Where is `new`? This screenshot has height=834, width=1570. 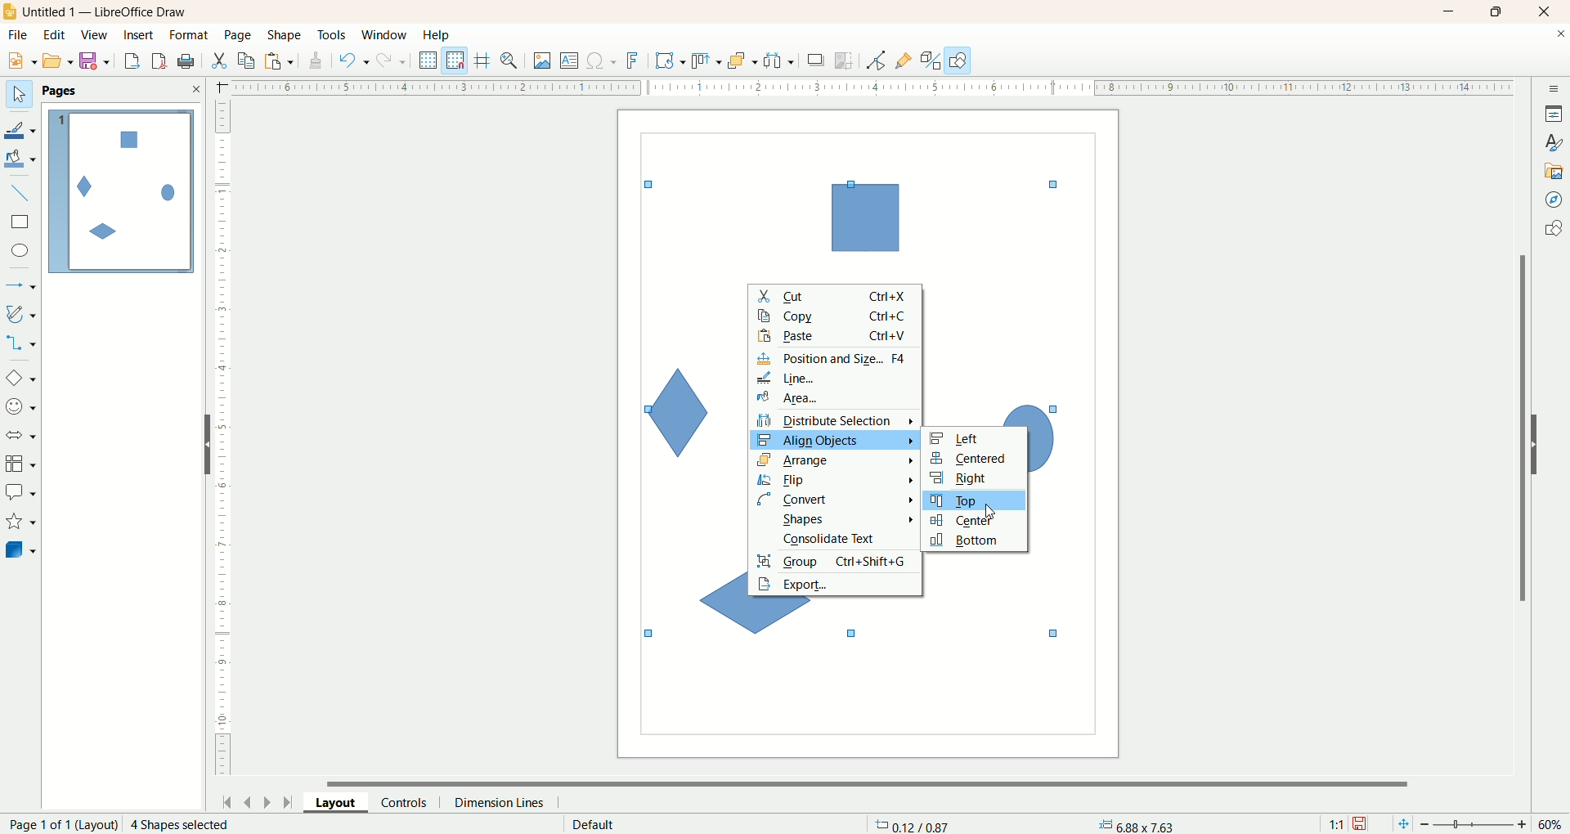 new is located at coordinates (19, 61).